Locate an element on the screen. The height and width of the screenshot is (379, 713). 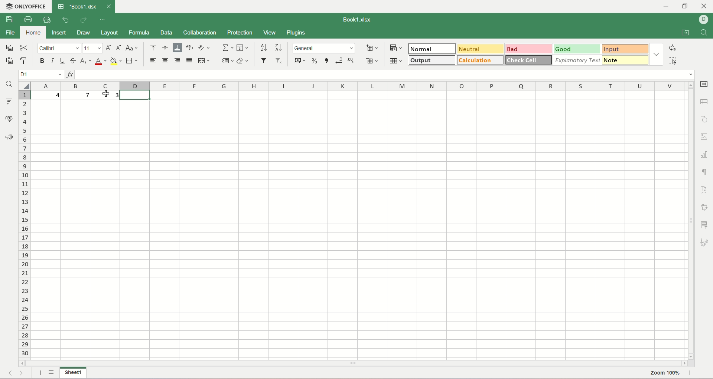
decrease decimal is located at coordinates (339, 61).